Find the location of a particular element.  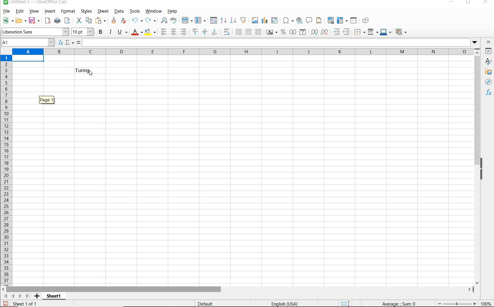

INSERT SPECIAL CHARACTERS is located at coordinates (288, 21).